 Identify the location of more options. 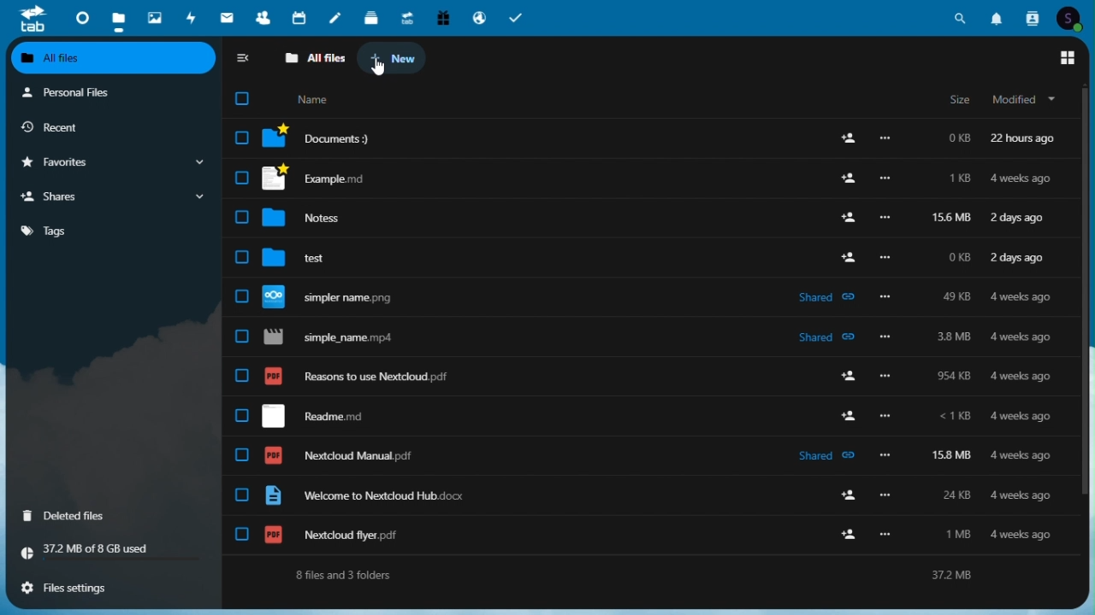
(888, 536).